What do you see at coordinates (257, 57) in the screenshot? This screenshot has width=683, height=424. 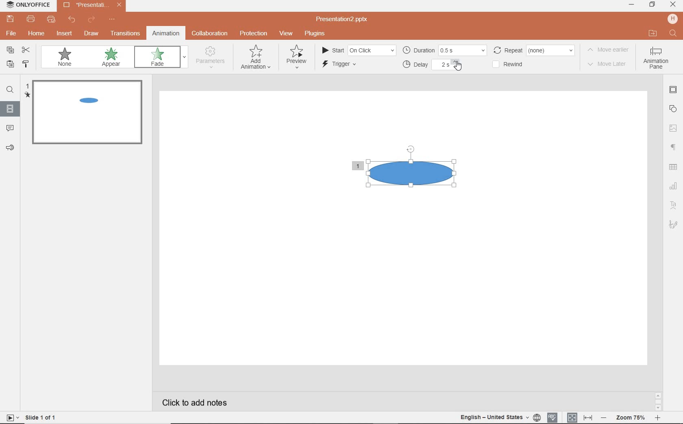 I see `add navigation` at bounding box center [257, 57].